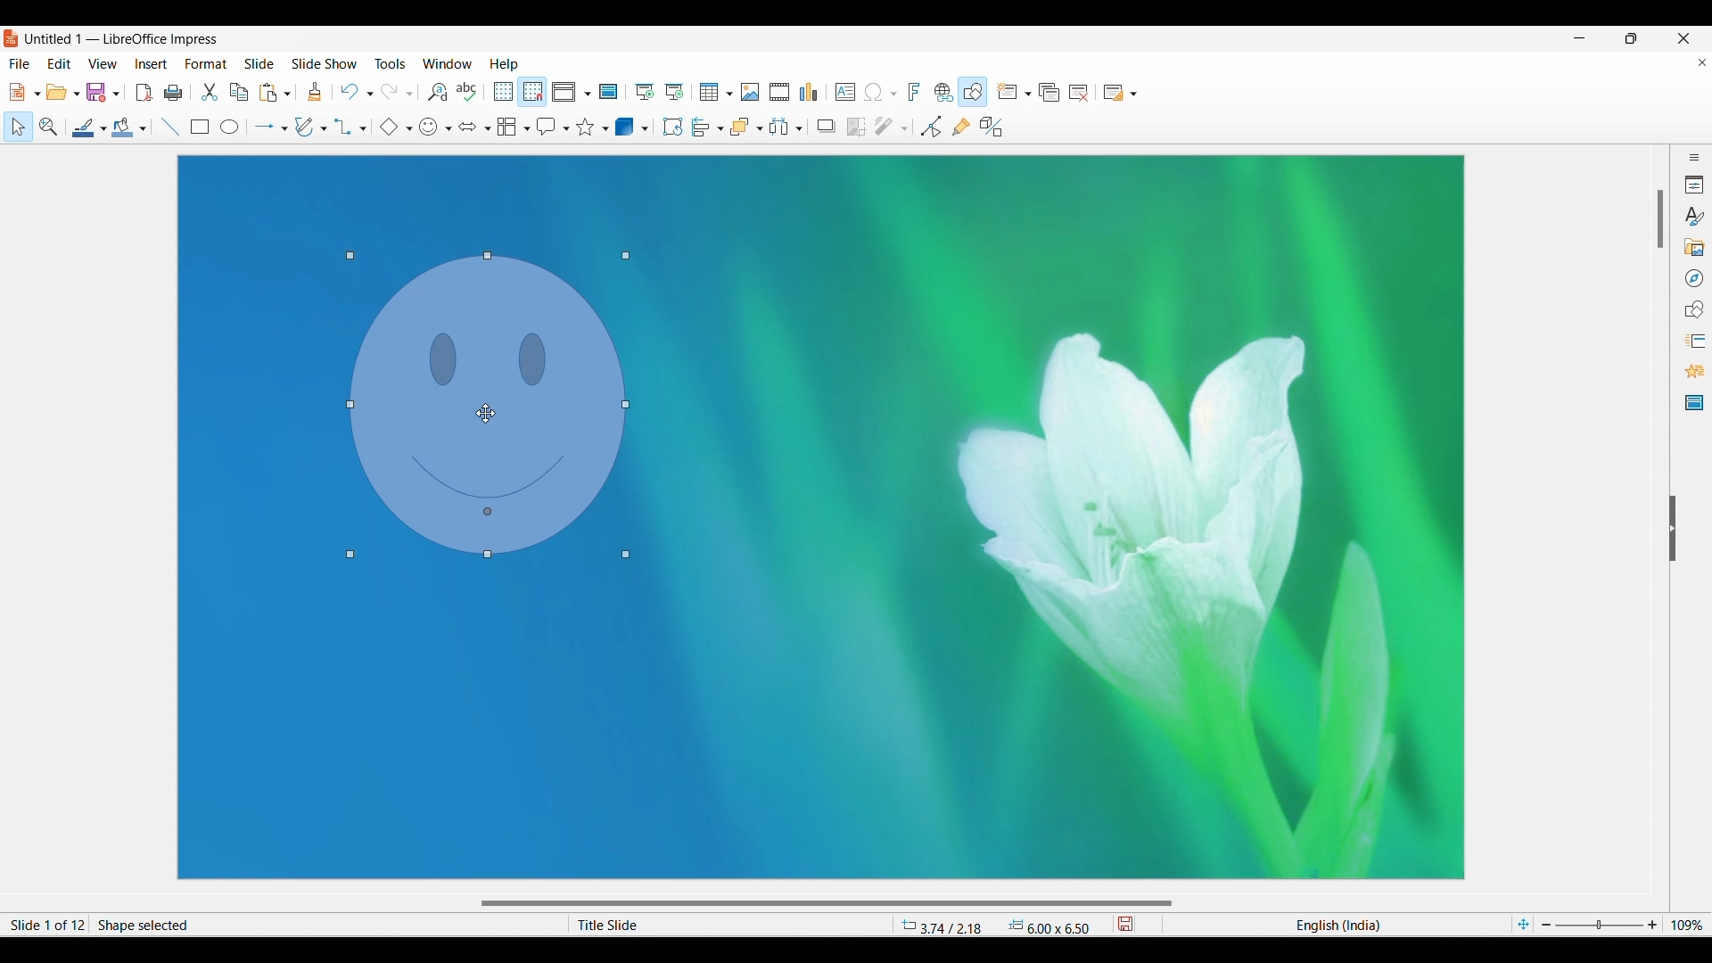 The height and width of the screenshot is (963, 1712). Describe the element at coordinates (845, 93) in the screenshot. I see `Insert textbox` at that location.